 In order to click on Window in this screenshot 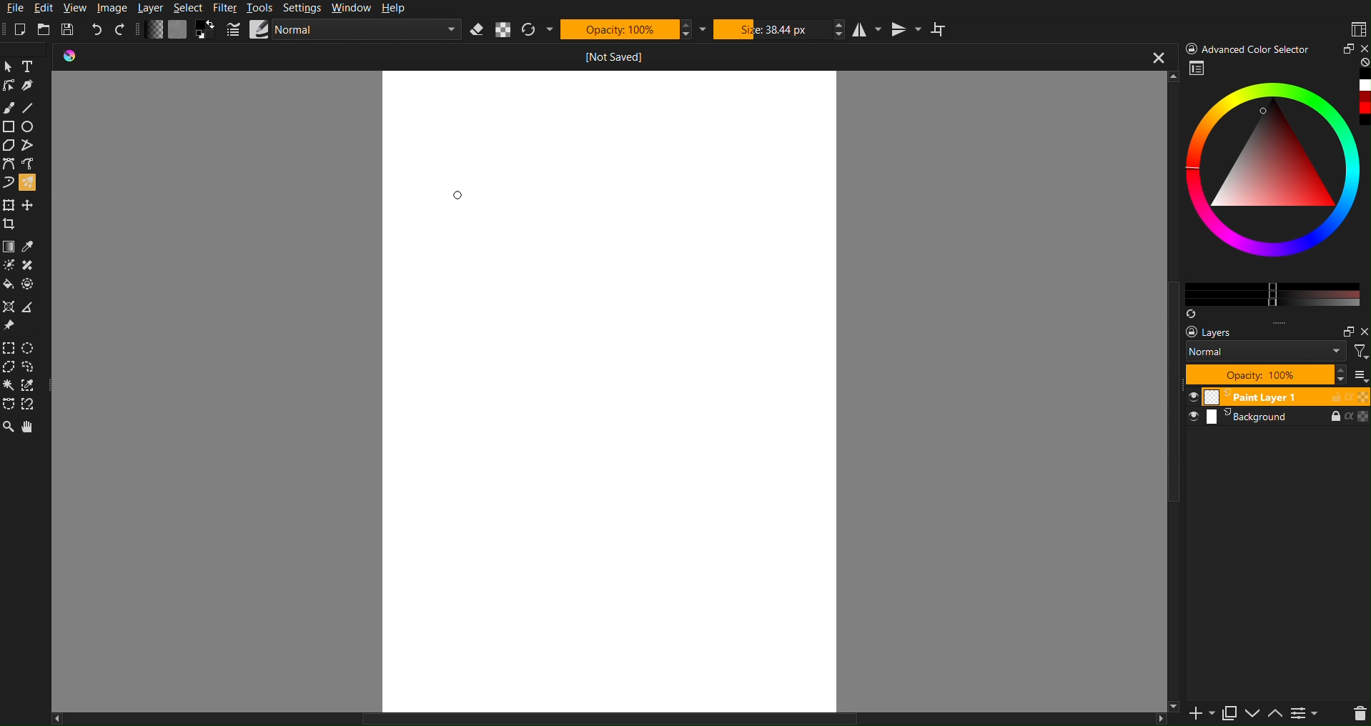, I will do `click(352, 8)`.